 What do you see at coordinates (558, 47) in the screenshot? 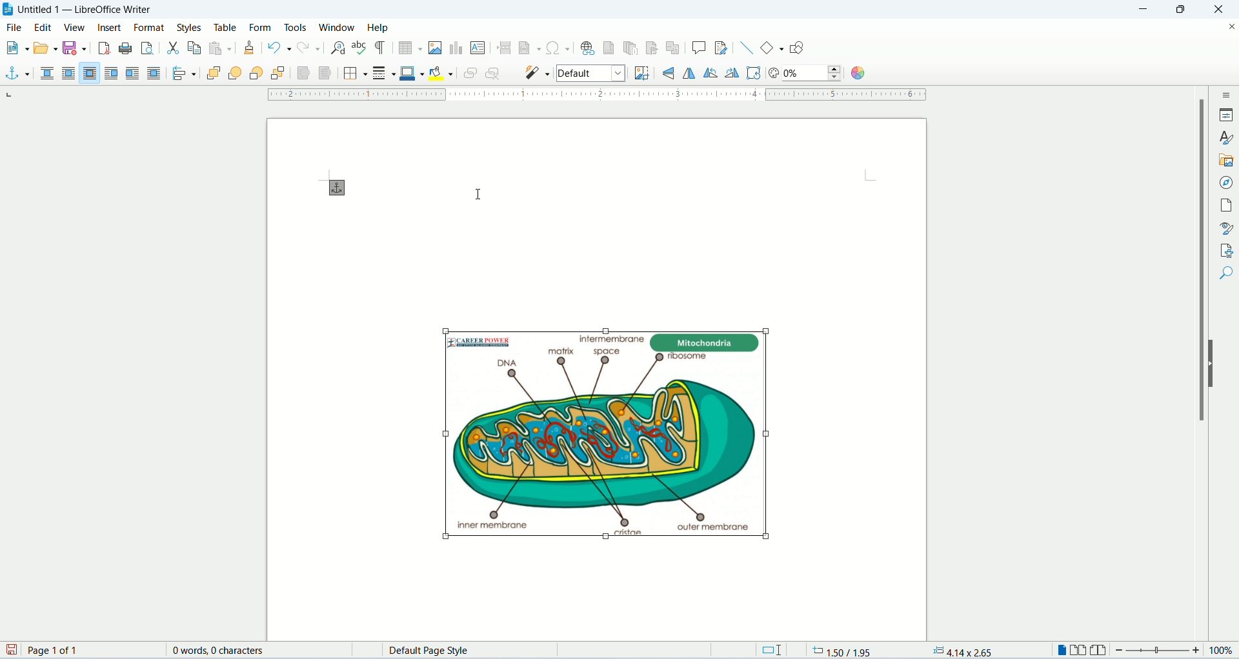
I see `insert symbol` at bounding box center [558, 47].